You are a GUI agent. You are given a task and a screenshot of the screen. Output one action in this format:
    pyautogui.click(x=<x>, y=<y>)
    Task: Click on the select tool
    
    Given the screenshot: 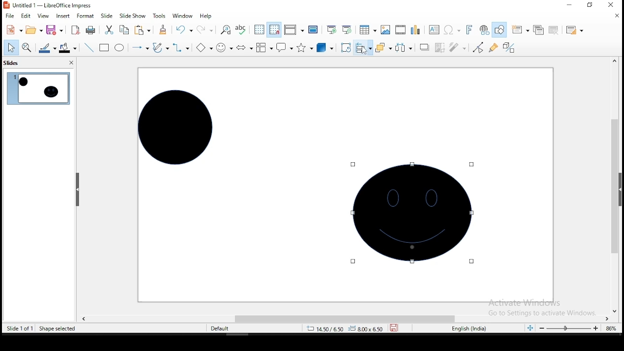 What is the action you would take?
    pyautogui.click(x=11, y=47)
    